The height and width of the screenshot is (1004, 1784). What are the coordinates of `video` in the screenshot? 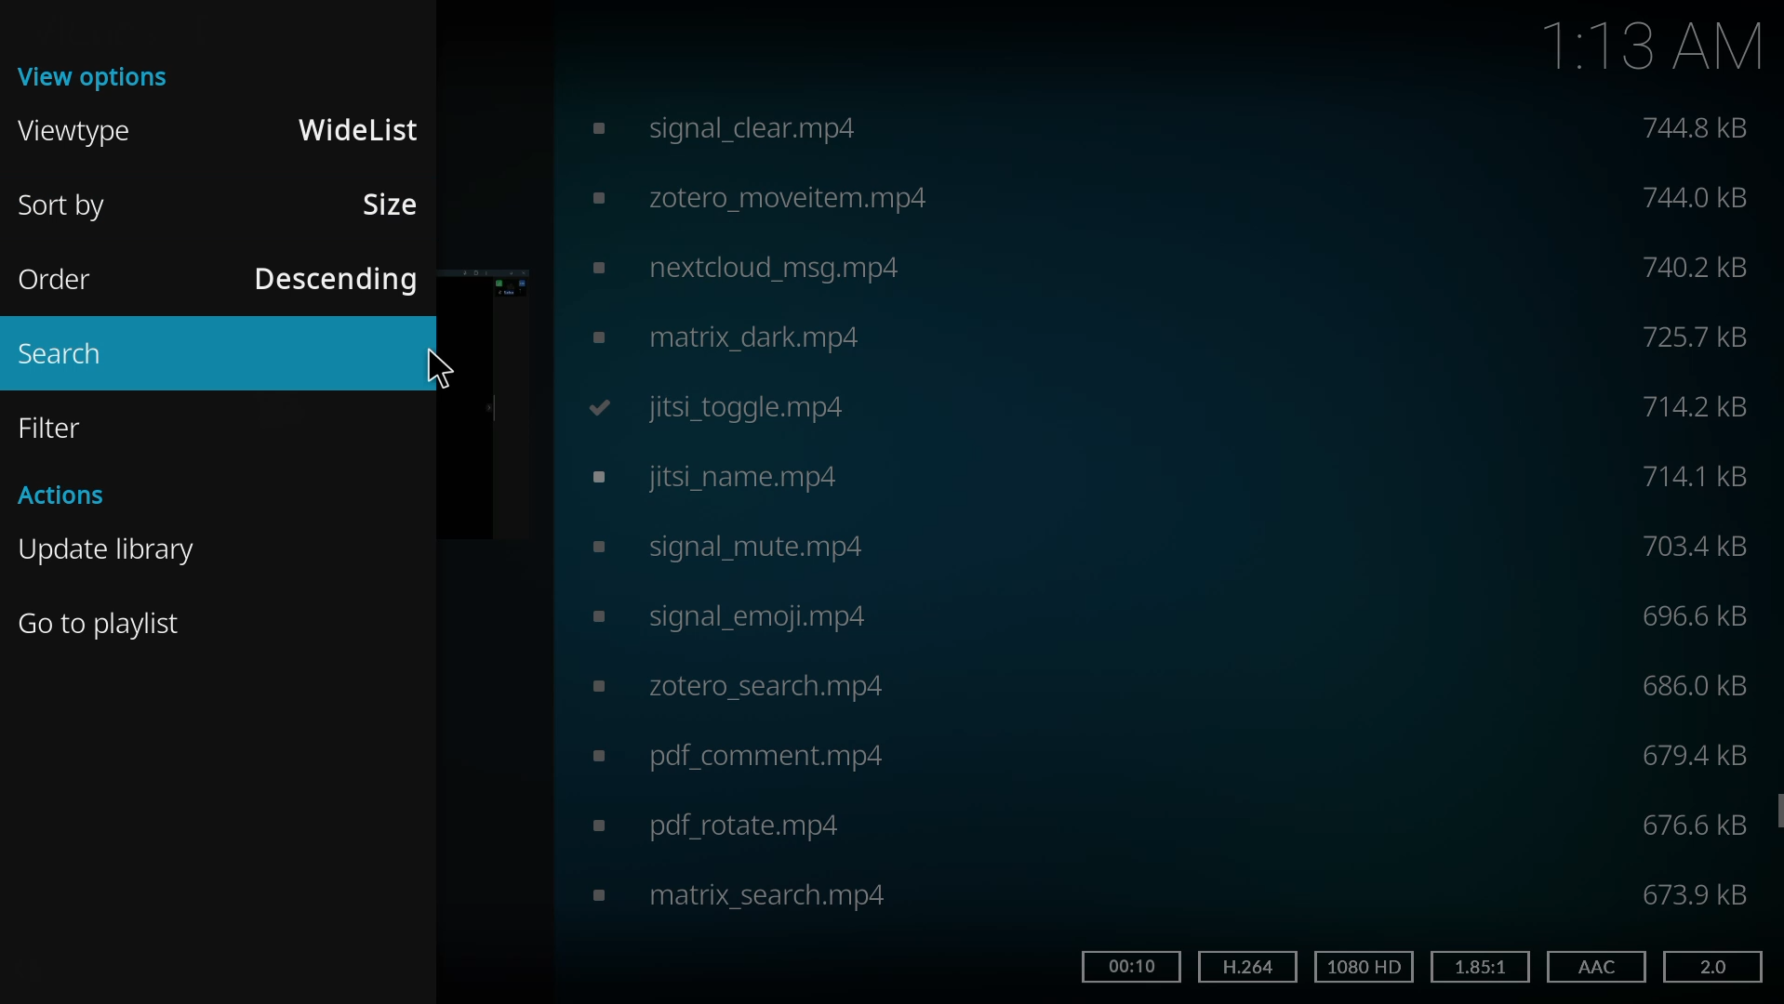 It's located at (752, 195).